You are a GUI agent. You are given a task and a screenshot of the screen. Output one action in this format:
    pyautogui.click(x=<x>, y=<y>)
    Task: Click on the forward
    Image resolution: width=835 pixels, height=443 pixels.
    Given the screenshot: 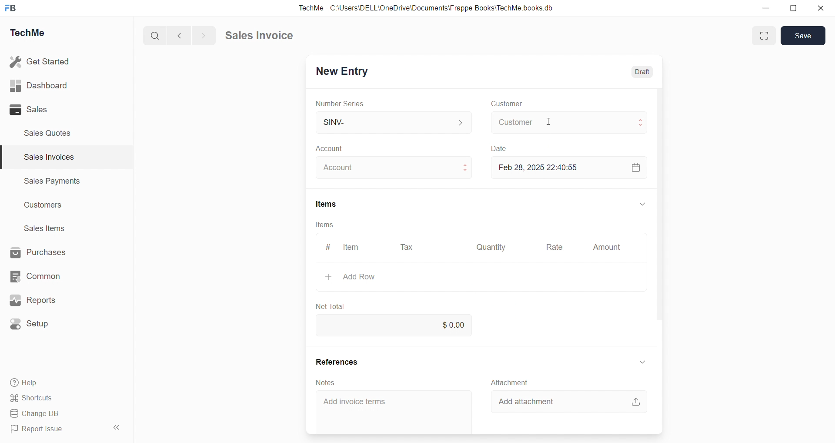 What is the action you would take?
    pyautogui.click(x=202, y=36)
    